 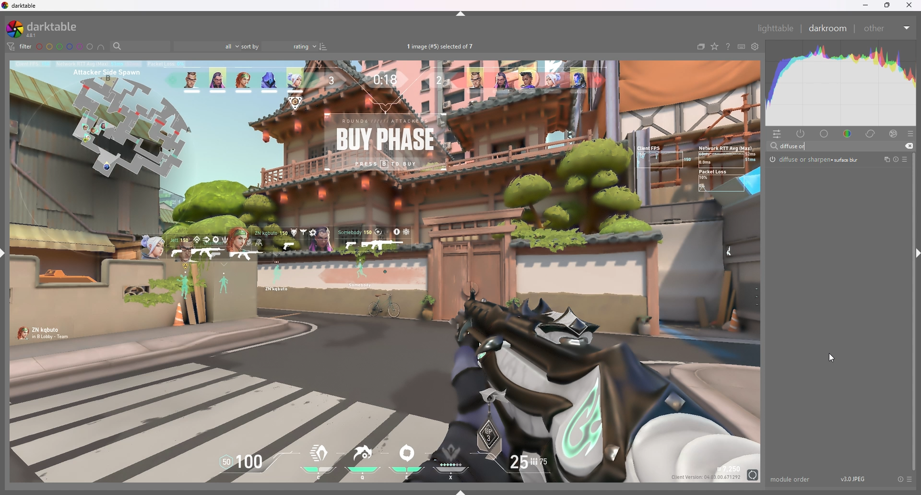 What do you see at coordinates (795, 146) in the screenshot?
I see `input` at bounding box center [795, 146].